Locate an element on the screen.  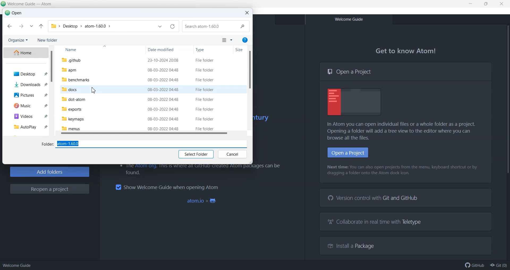
File Folder is located at coordinates (205, 99).